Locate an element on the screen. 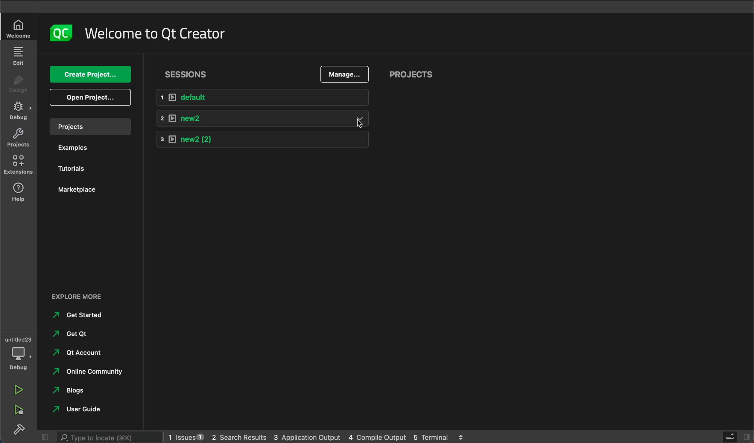 The image size is (754, 443). search is located at coordinates (110, 437).